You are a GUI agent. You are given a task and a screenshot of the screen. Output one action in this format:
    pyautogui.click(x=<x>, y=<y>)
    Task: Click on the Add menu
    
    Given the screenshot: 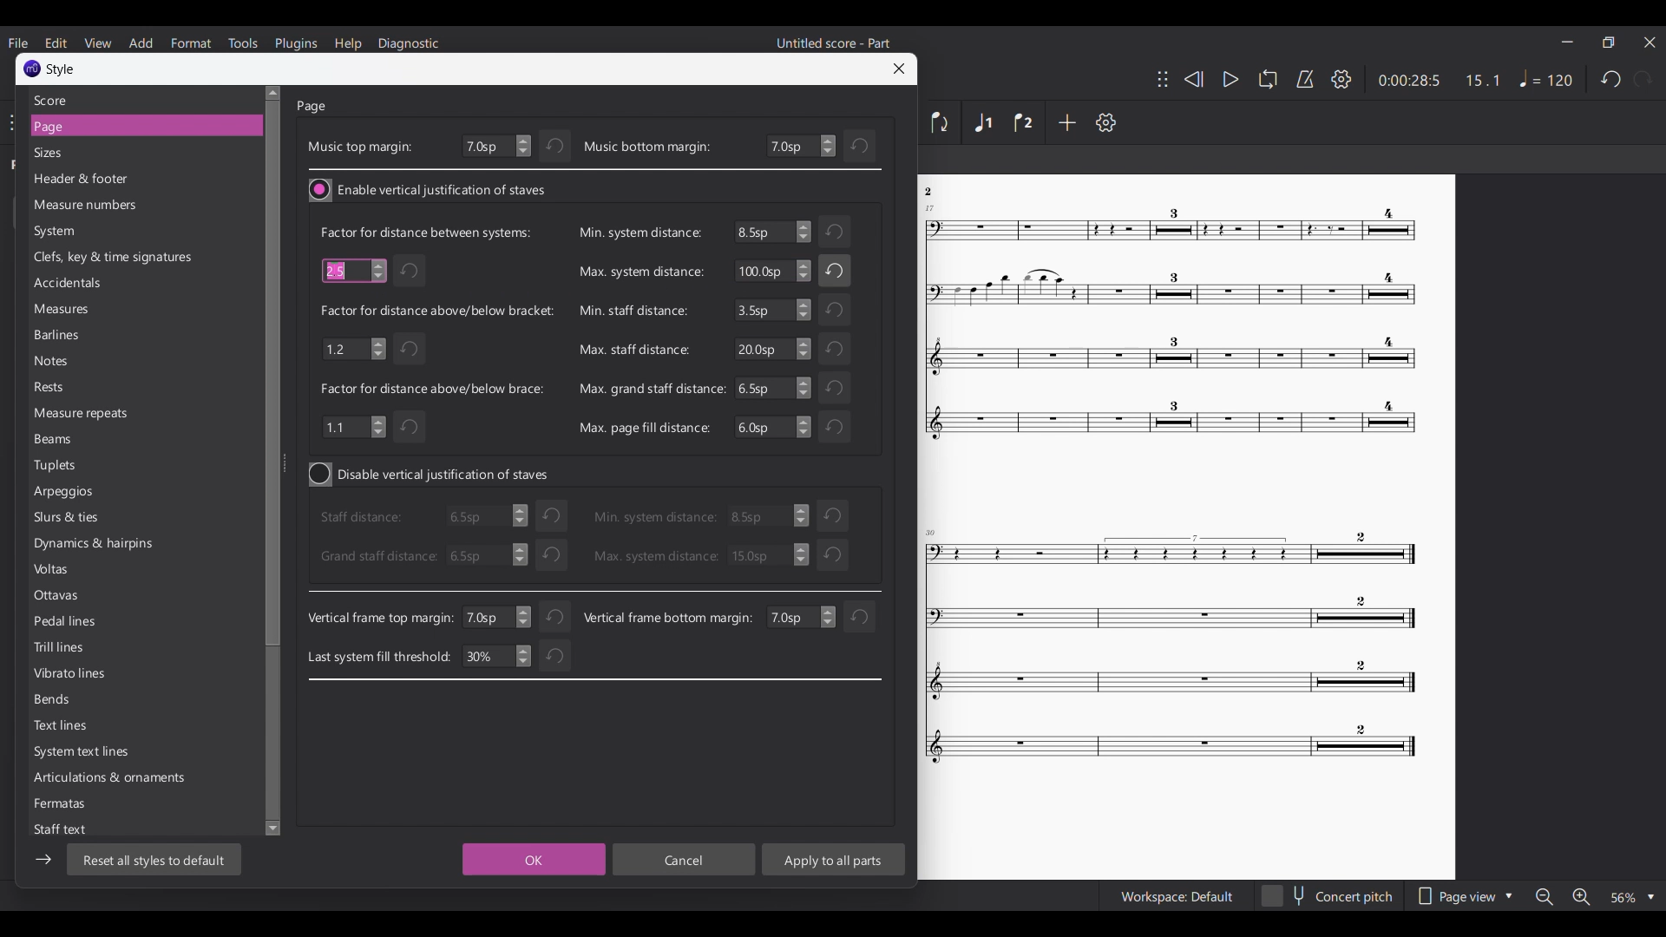 What is the action you would take?
    pyautogui.click(x=141, y=43)
    